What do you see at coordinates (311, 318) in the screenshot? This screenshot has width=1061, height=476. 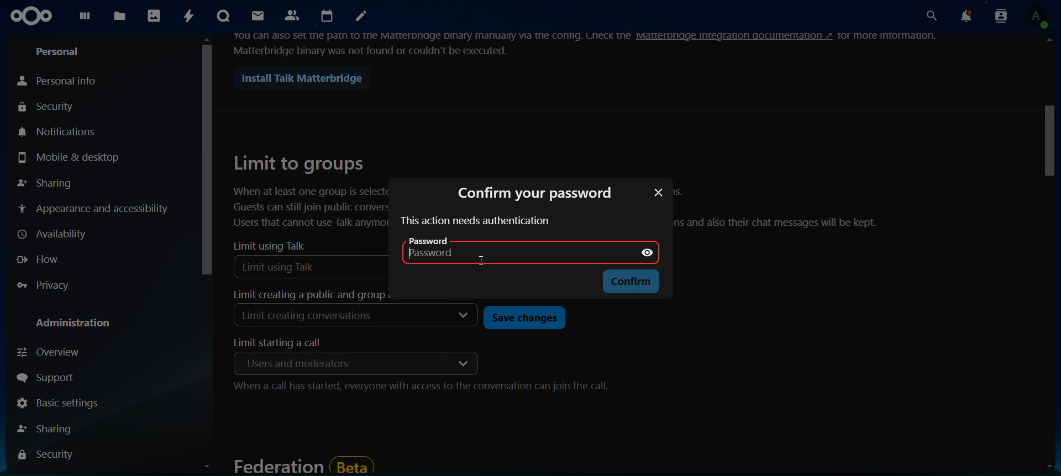 I see `Limit creating conversations selected` at bounding box center [311, 318].